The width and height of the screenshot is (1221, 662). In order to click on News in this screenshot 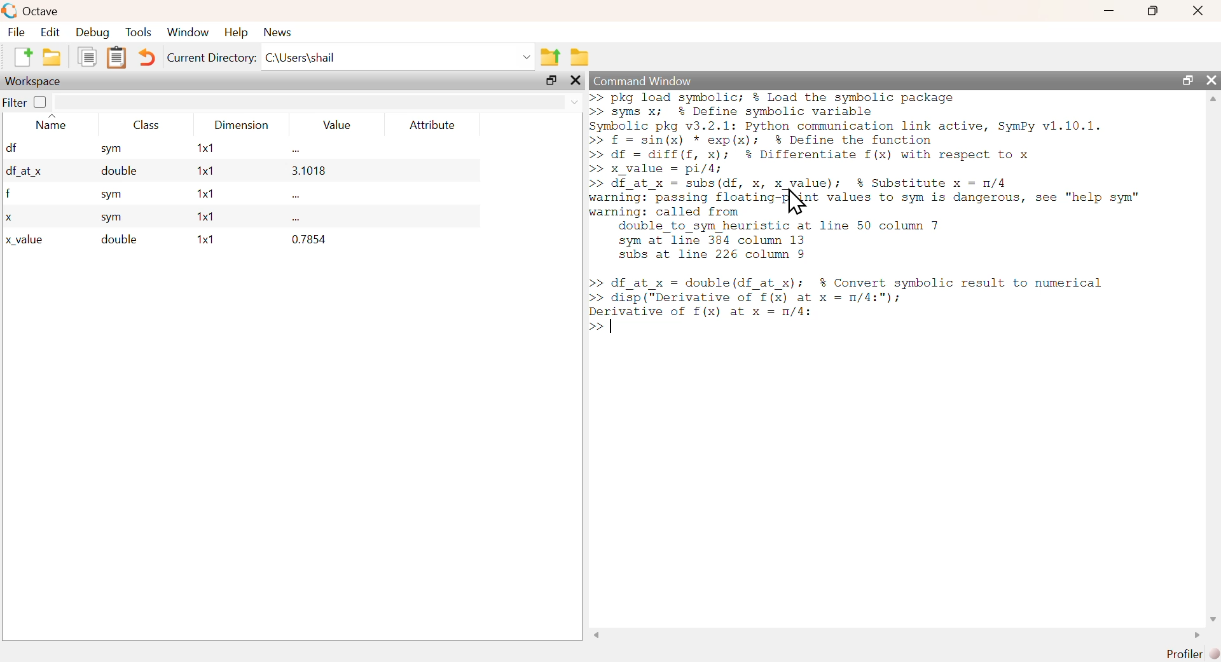, I will do `click(278, 32)`.